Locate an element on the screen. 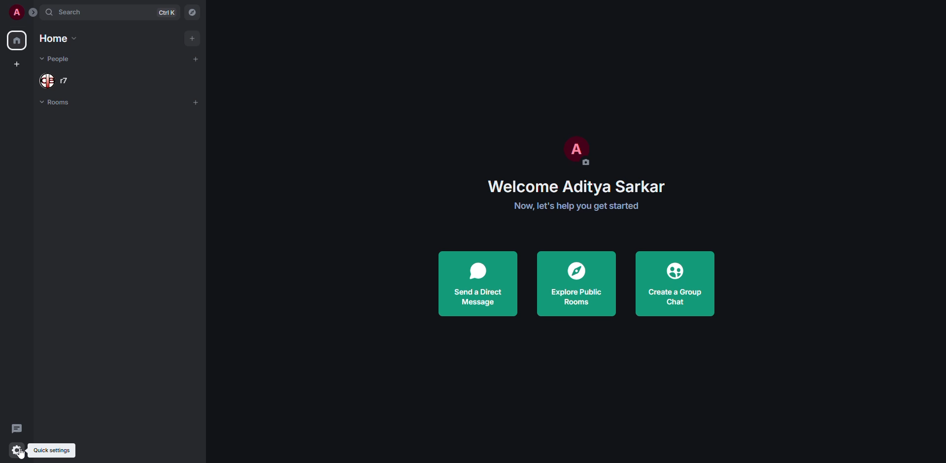 This screenshot has width=946, height=463. profile pic is located at coordinates (575, 151).